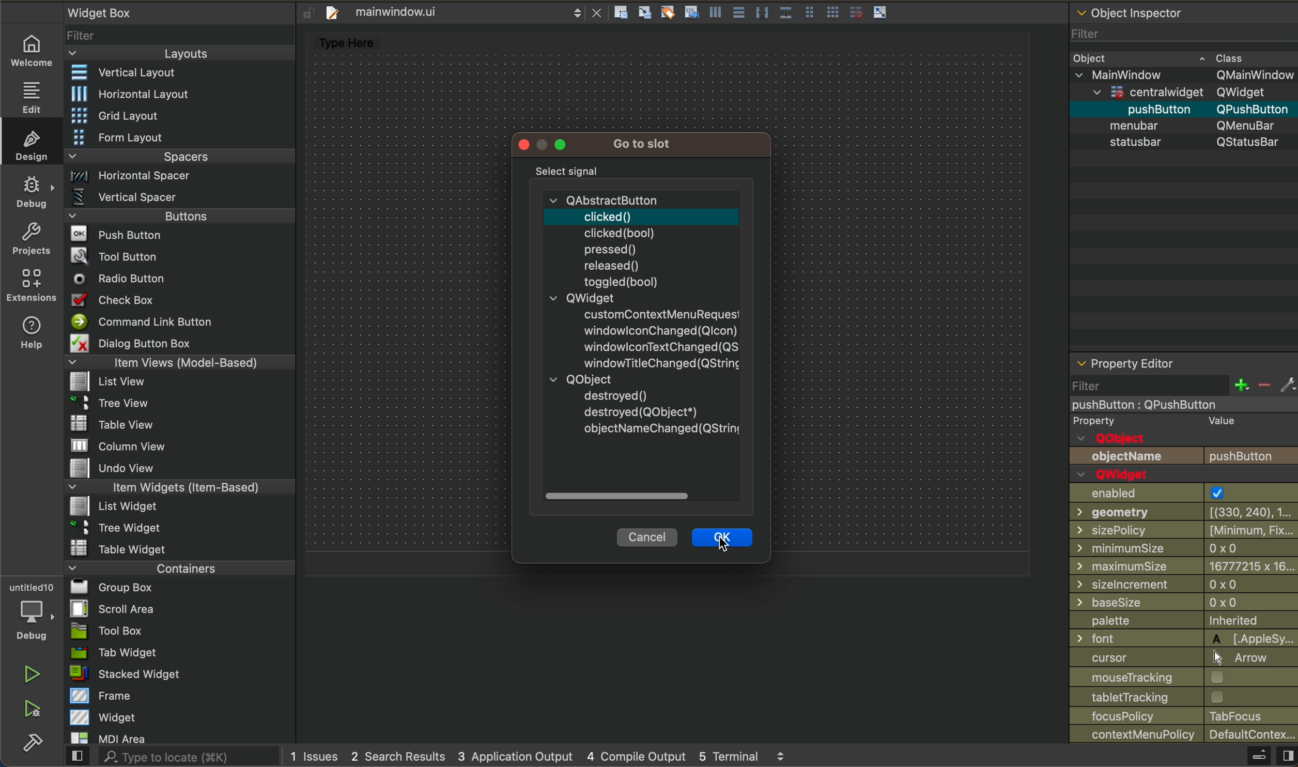  I want to click on cursor, so click(1184, 656).